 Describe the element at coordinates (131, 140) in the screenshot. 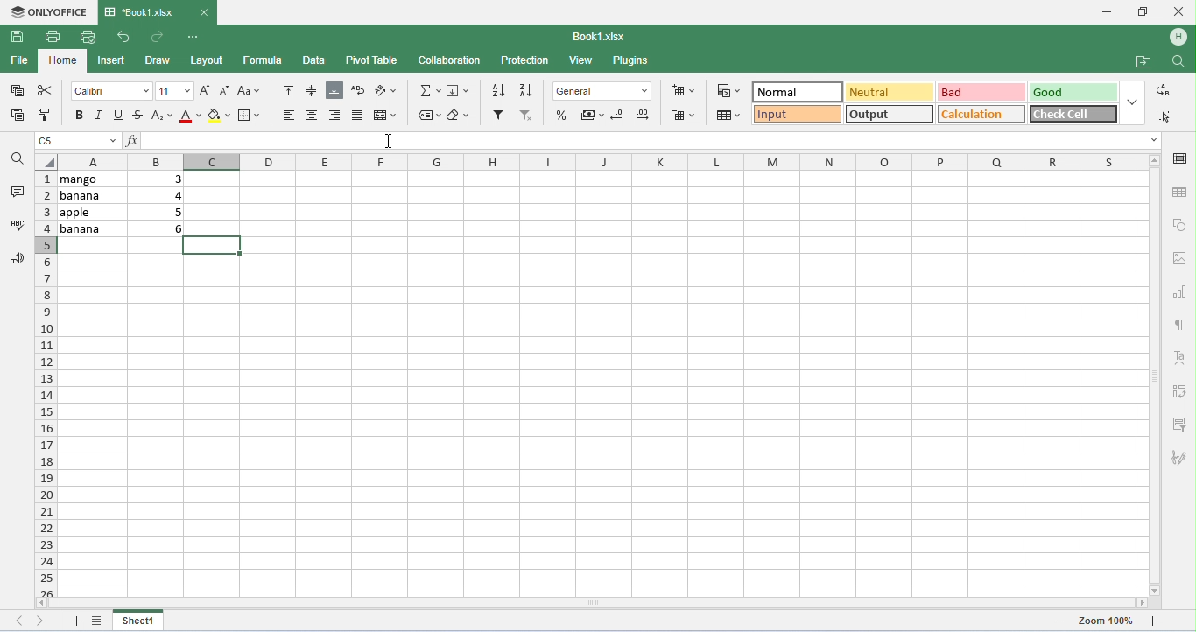

I see `insert function` at that location.